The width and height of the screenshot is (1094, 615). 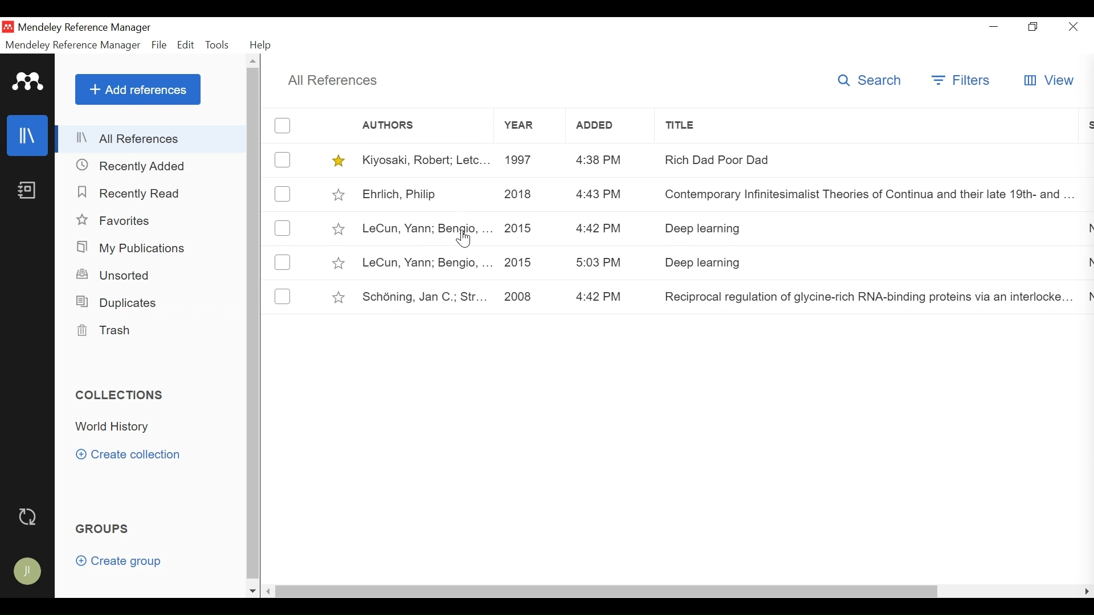 What do you see at coordinates (269, 592) in the screenshot?
I see `Scroll Right` at bounding box center [269, 592].